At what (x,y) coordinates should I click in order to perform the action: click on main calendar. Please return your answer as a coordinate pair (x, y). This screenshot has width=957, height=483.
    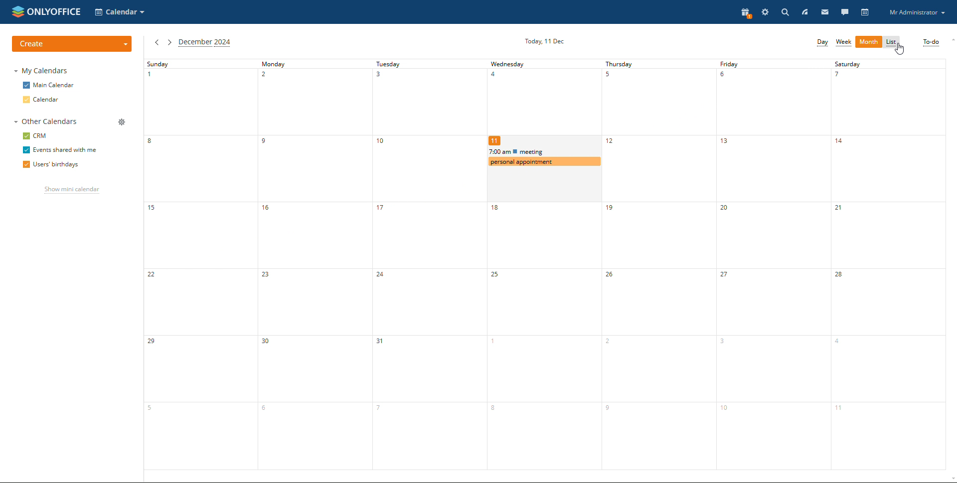
    Looking at the image, I should click on (49, 85).